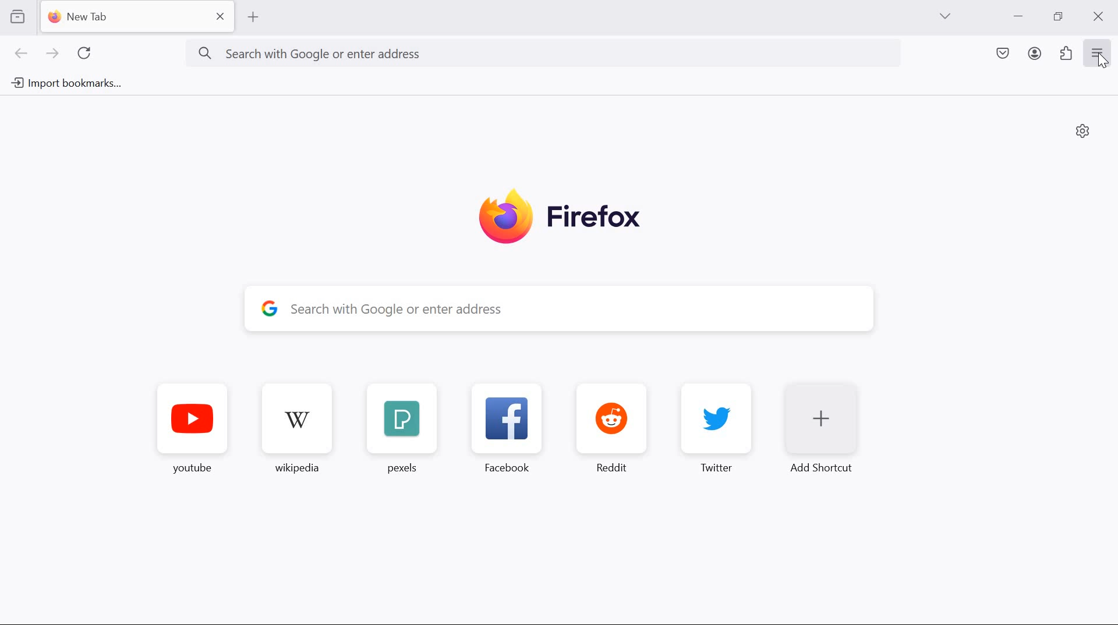 This screenshot has height=625, width=1118. What do you see at coordinates (399, 425) in the screenshot?
I see `pexels` at bounding box center [399, 425].